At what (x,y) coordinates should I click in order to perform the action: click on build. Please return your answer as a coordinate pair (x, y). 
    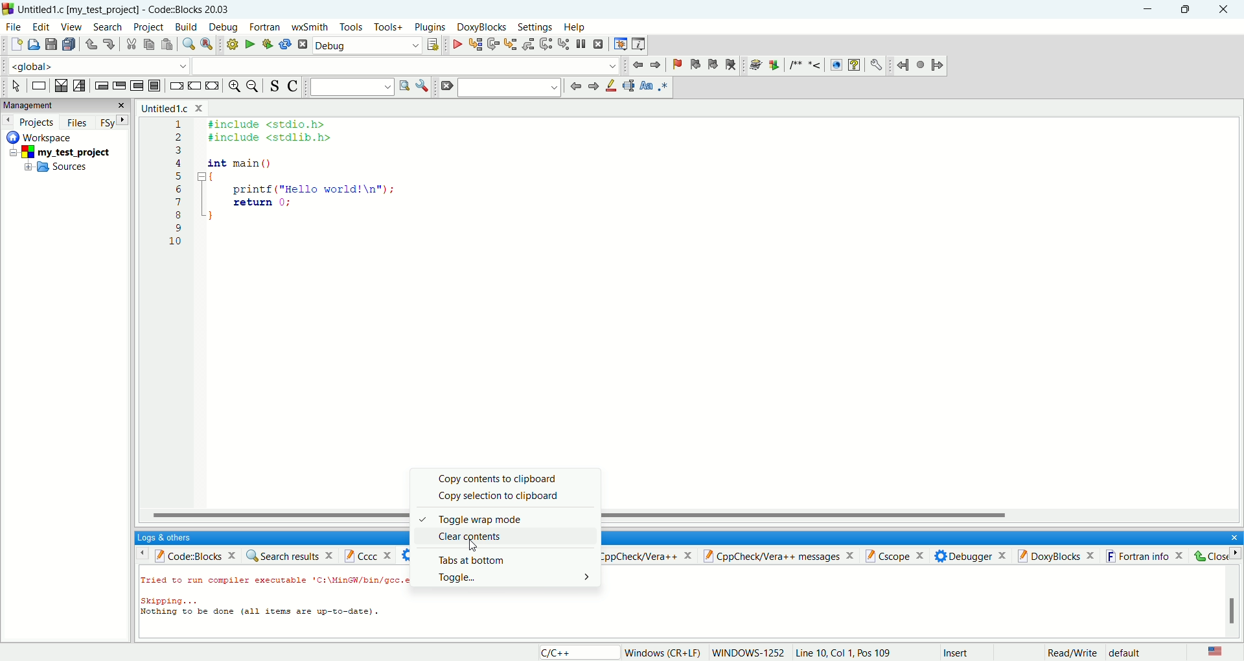
    Looking at the image, I should click on (231, 44).